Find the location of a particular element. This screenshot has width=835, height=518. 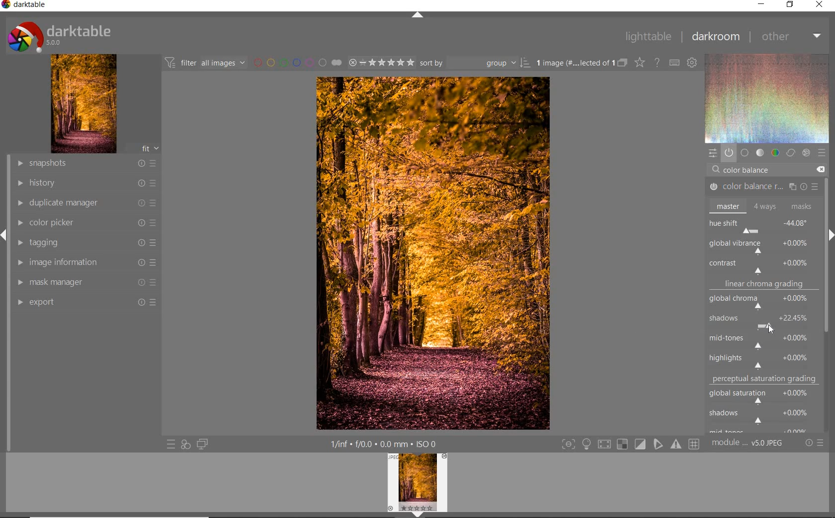

darkroom is located at coordinates (716, 36).